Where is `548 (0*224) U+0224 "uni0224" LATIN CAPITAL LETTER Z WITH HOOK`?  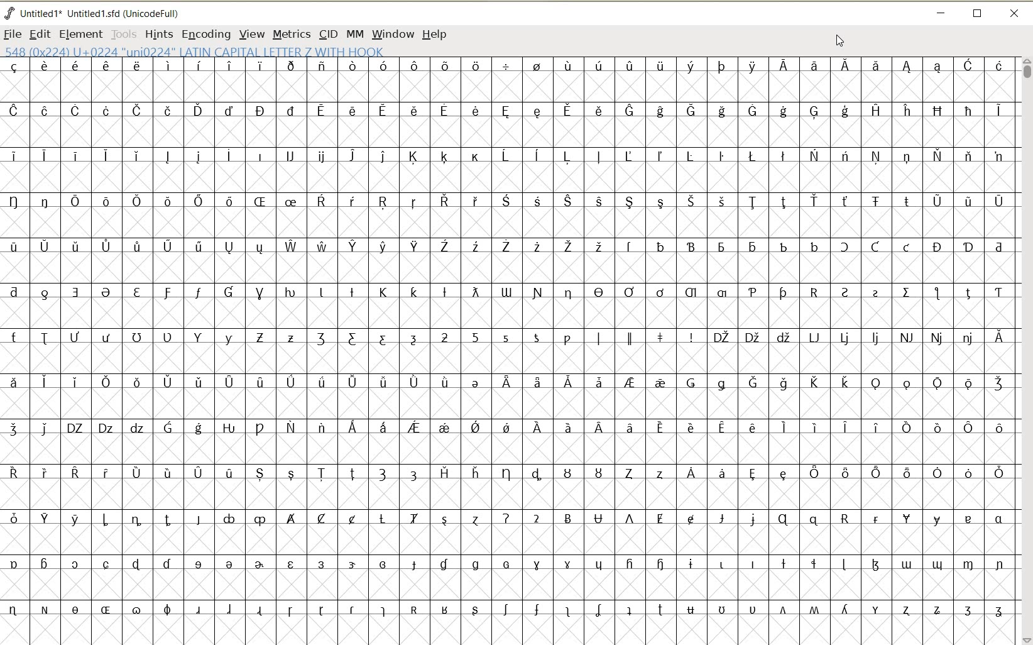 548 (0*224) U+0224 "uni0224" LATIN CAPITAL LETTER Z WITH HOOK is located at coordinates (205, 51).